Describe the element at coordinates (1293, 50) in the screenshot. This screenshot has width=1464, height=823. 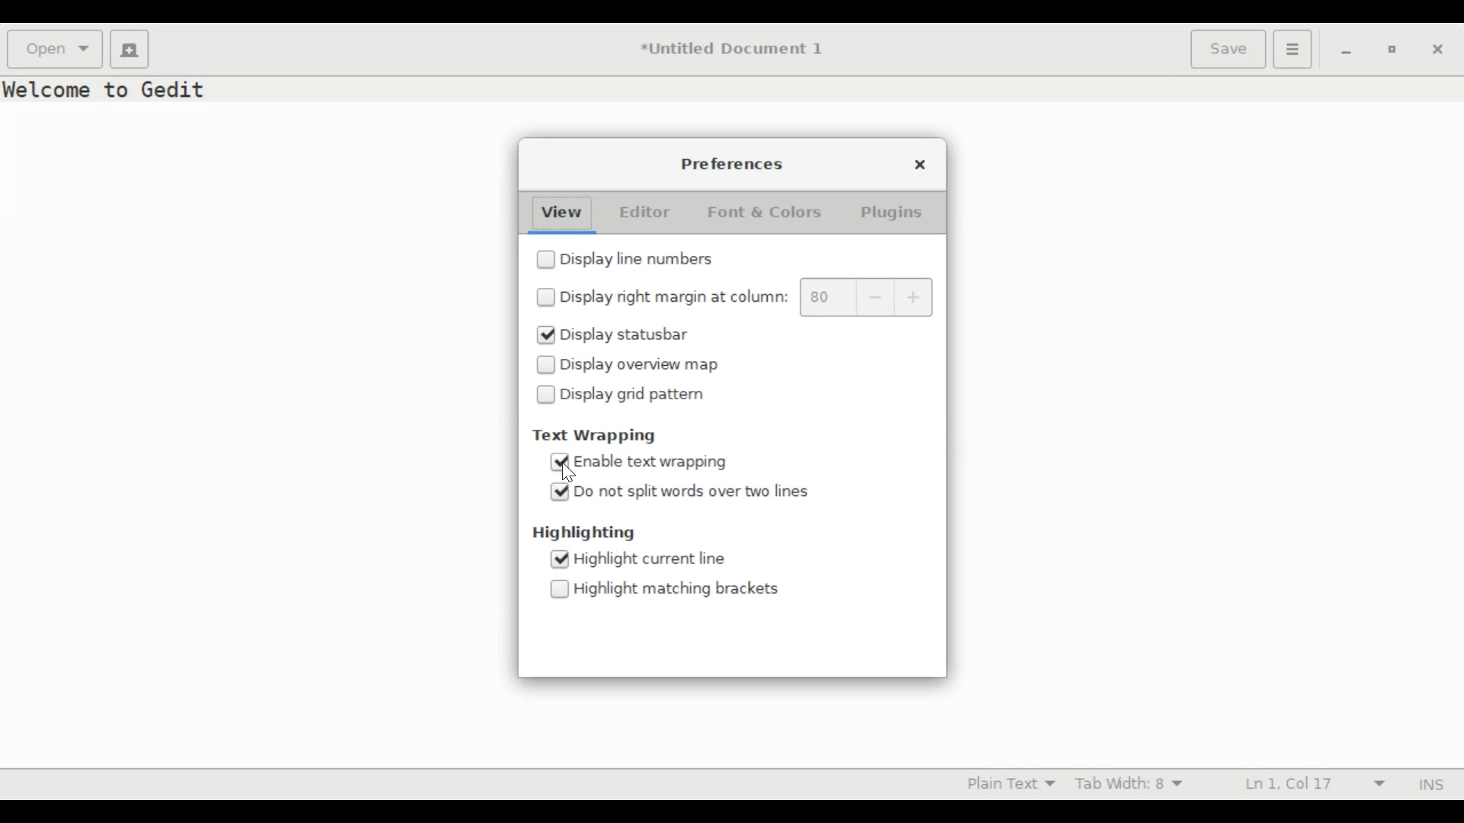
I see `Application menu` at that location.